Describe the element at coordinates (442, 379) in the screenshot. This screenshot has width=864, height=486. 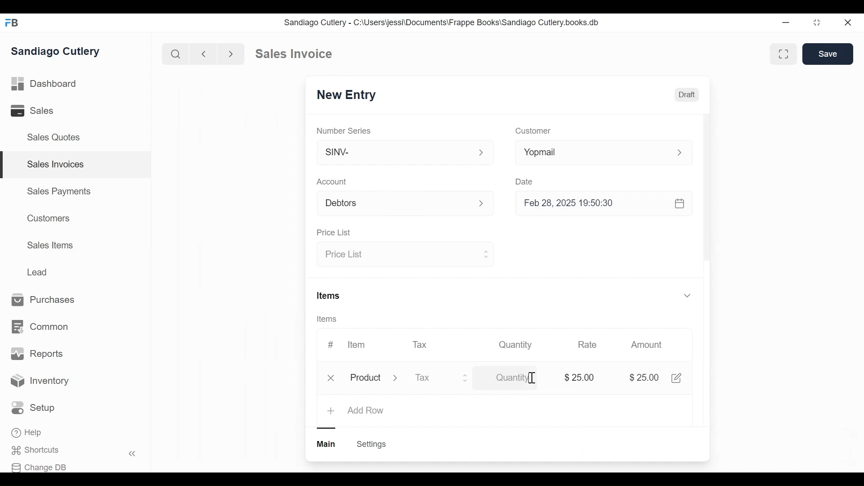
I see `Tax ` at that location.